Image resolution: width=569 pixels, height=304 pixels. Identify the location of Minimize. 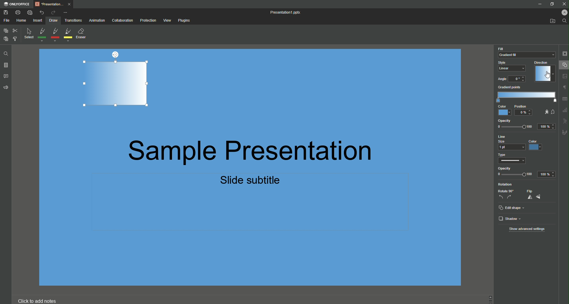
(540, 4).